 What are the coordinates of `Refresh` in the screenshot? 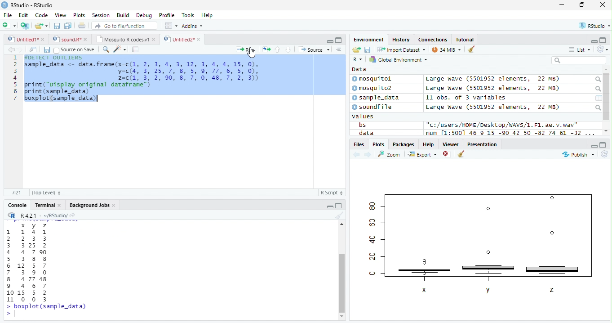 It's located at (604, 155).